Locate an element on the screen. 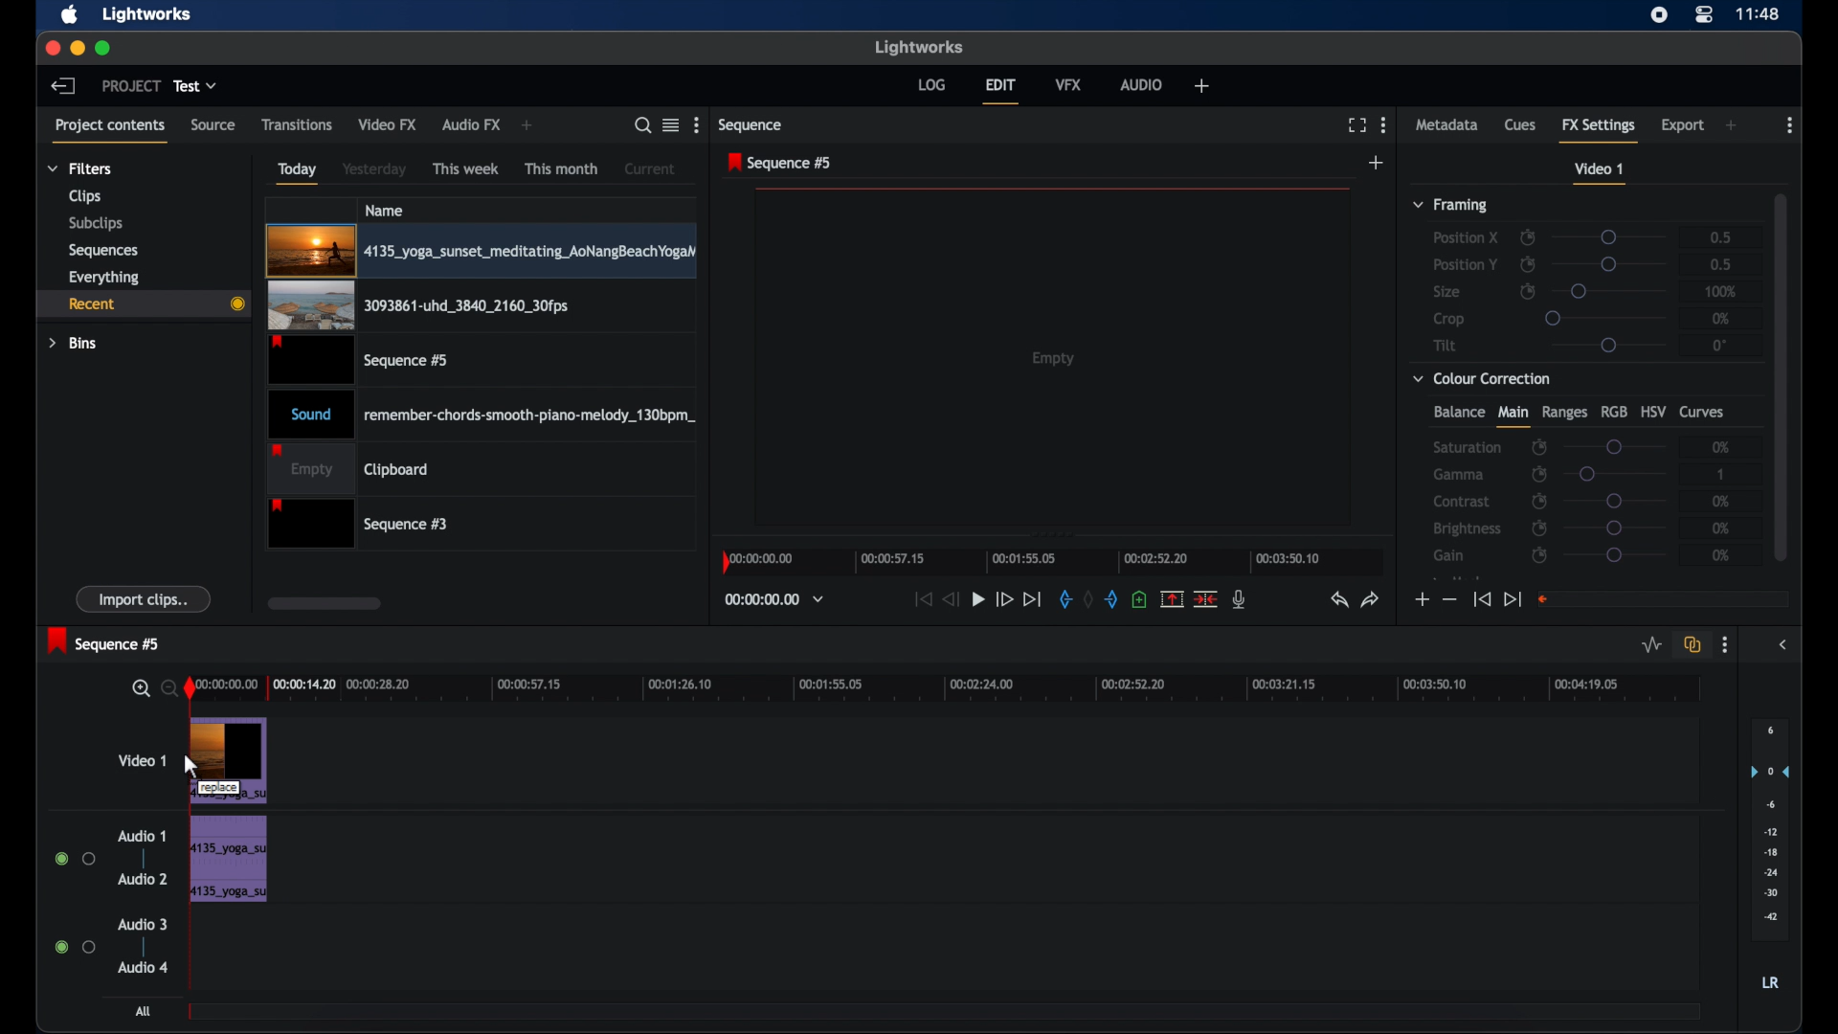 Image resolution: width=1838 pixels, height=1034 pixels. 0.5 is located at coordinates (1719, 264).